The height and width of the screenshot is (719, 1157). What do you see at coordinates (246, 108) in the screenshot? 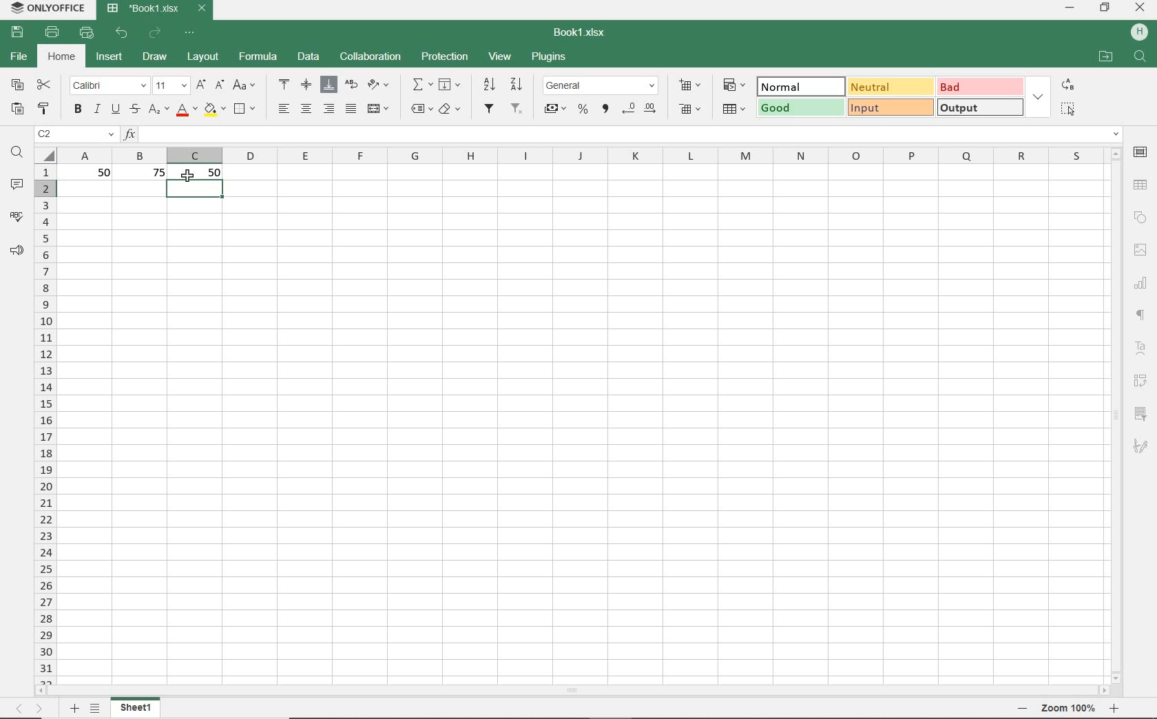
I see `borders` at bounding box center [246, 108].